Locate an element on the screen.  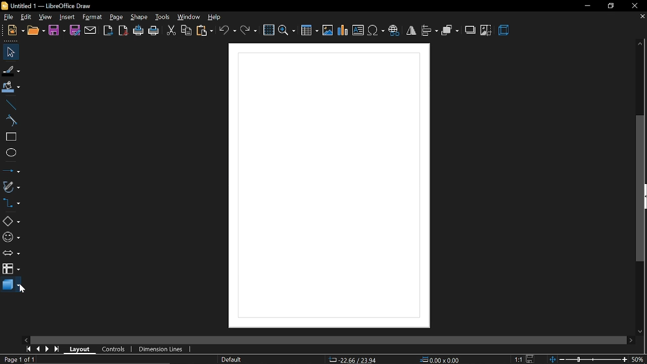
controls is located at coordinates (115, 349).